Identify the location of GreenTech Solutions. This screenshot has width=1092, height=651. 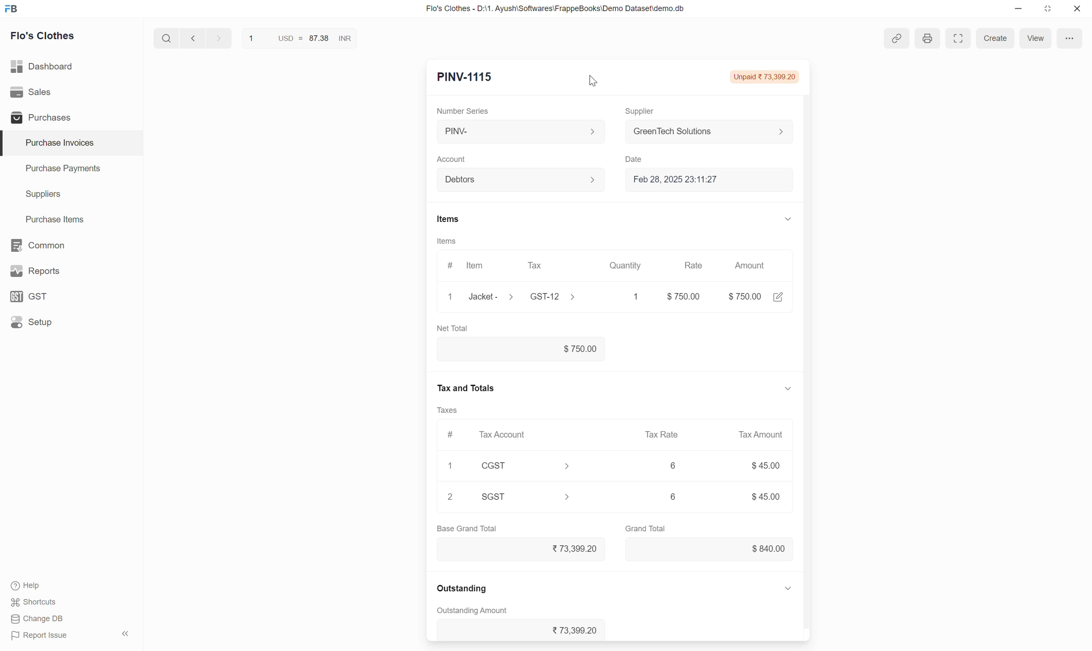
(702, 131).